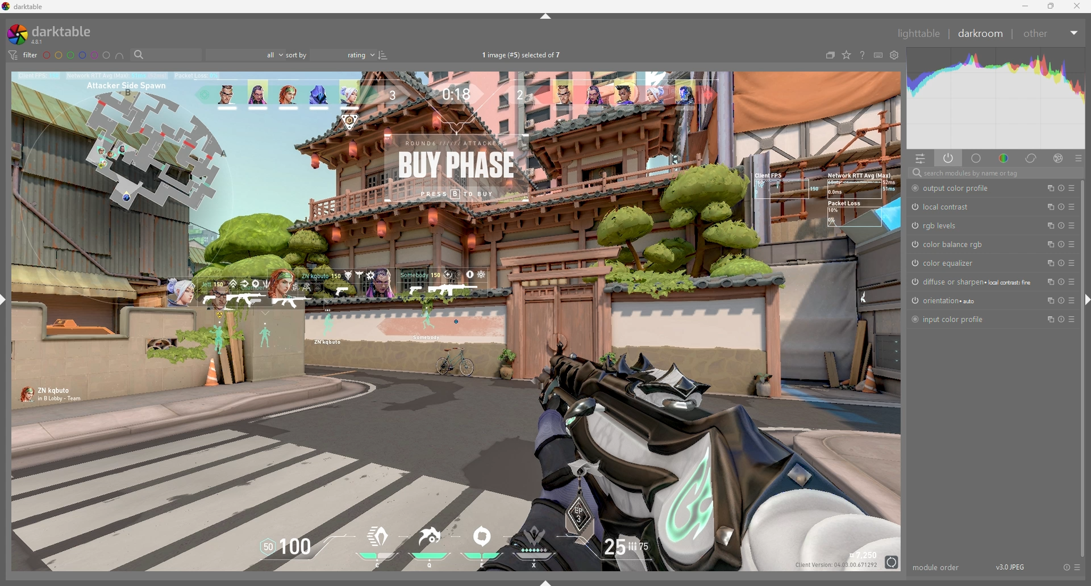 This screenshot has width=1091, height=586. I want to click on reset, so click(1061, 263).